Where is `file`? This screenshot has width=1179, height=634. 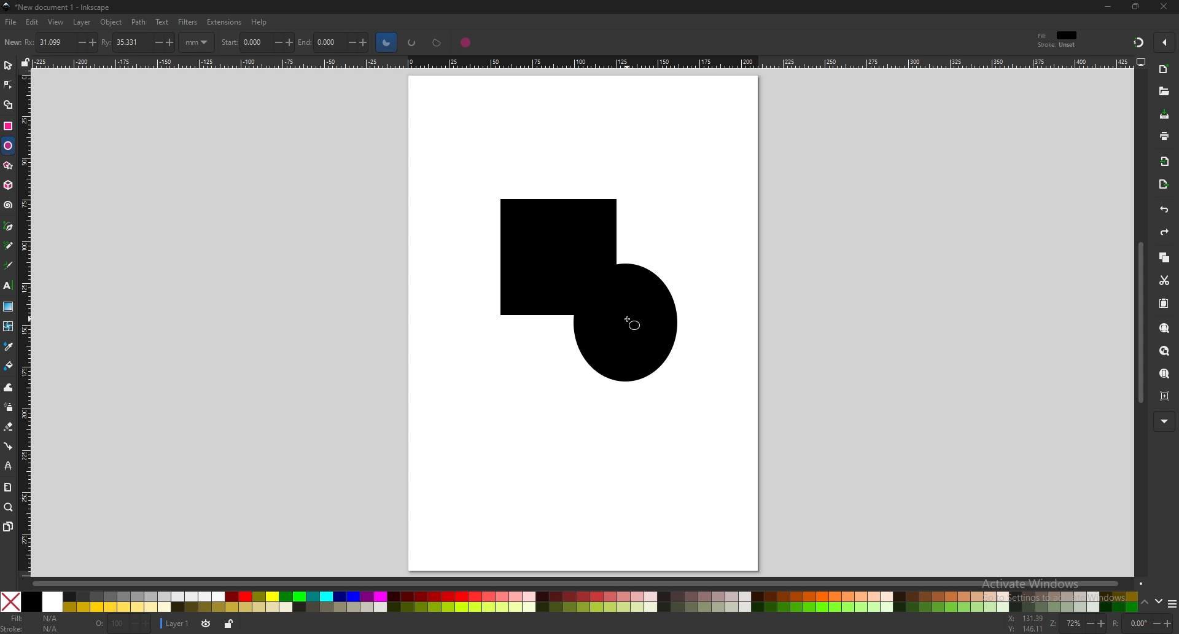
file is located at coordinates (12, 22).